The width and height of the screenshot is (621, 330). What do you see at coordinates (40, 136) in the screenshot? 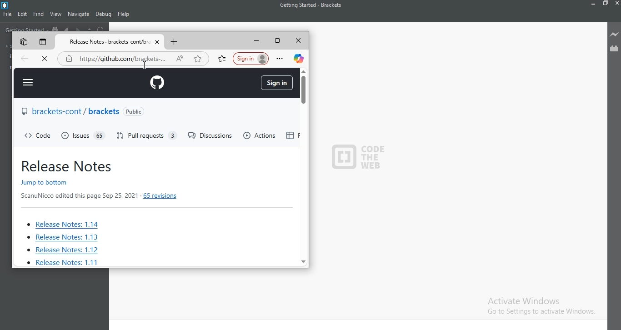
I see `code` at bounding box center [40, 136].